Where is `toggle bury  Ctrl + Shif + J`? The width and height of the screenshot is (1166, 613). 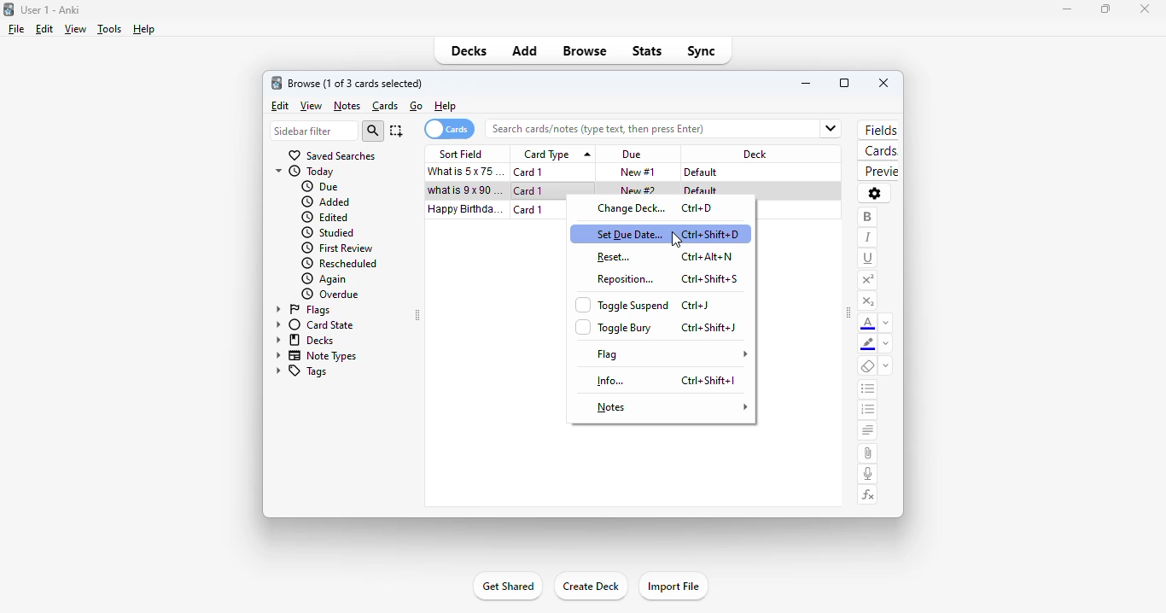
toggle bury  Ctrl + Shif + J is located at coordinates (662, 327).